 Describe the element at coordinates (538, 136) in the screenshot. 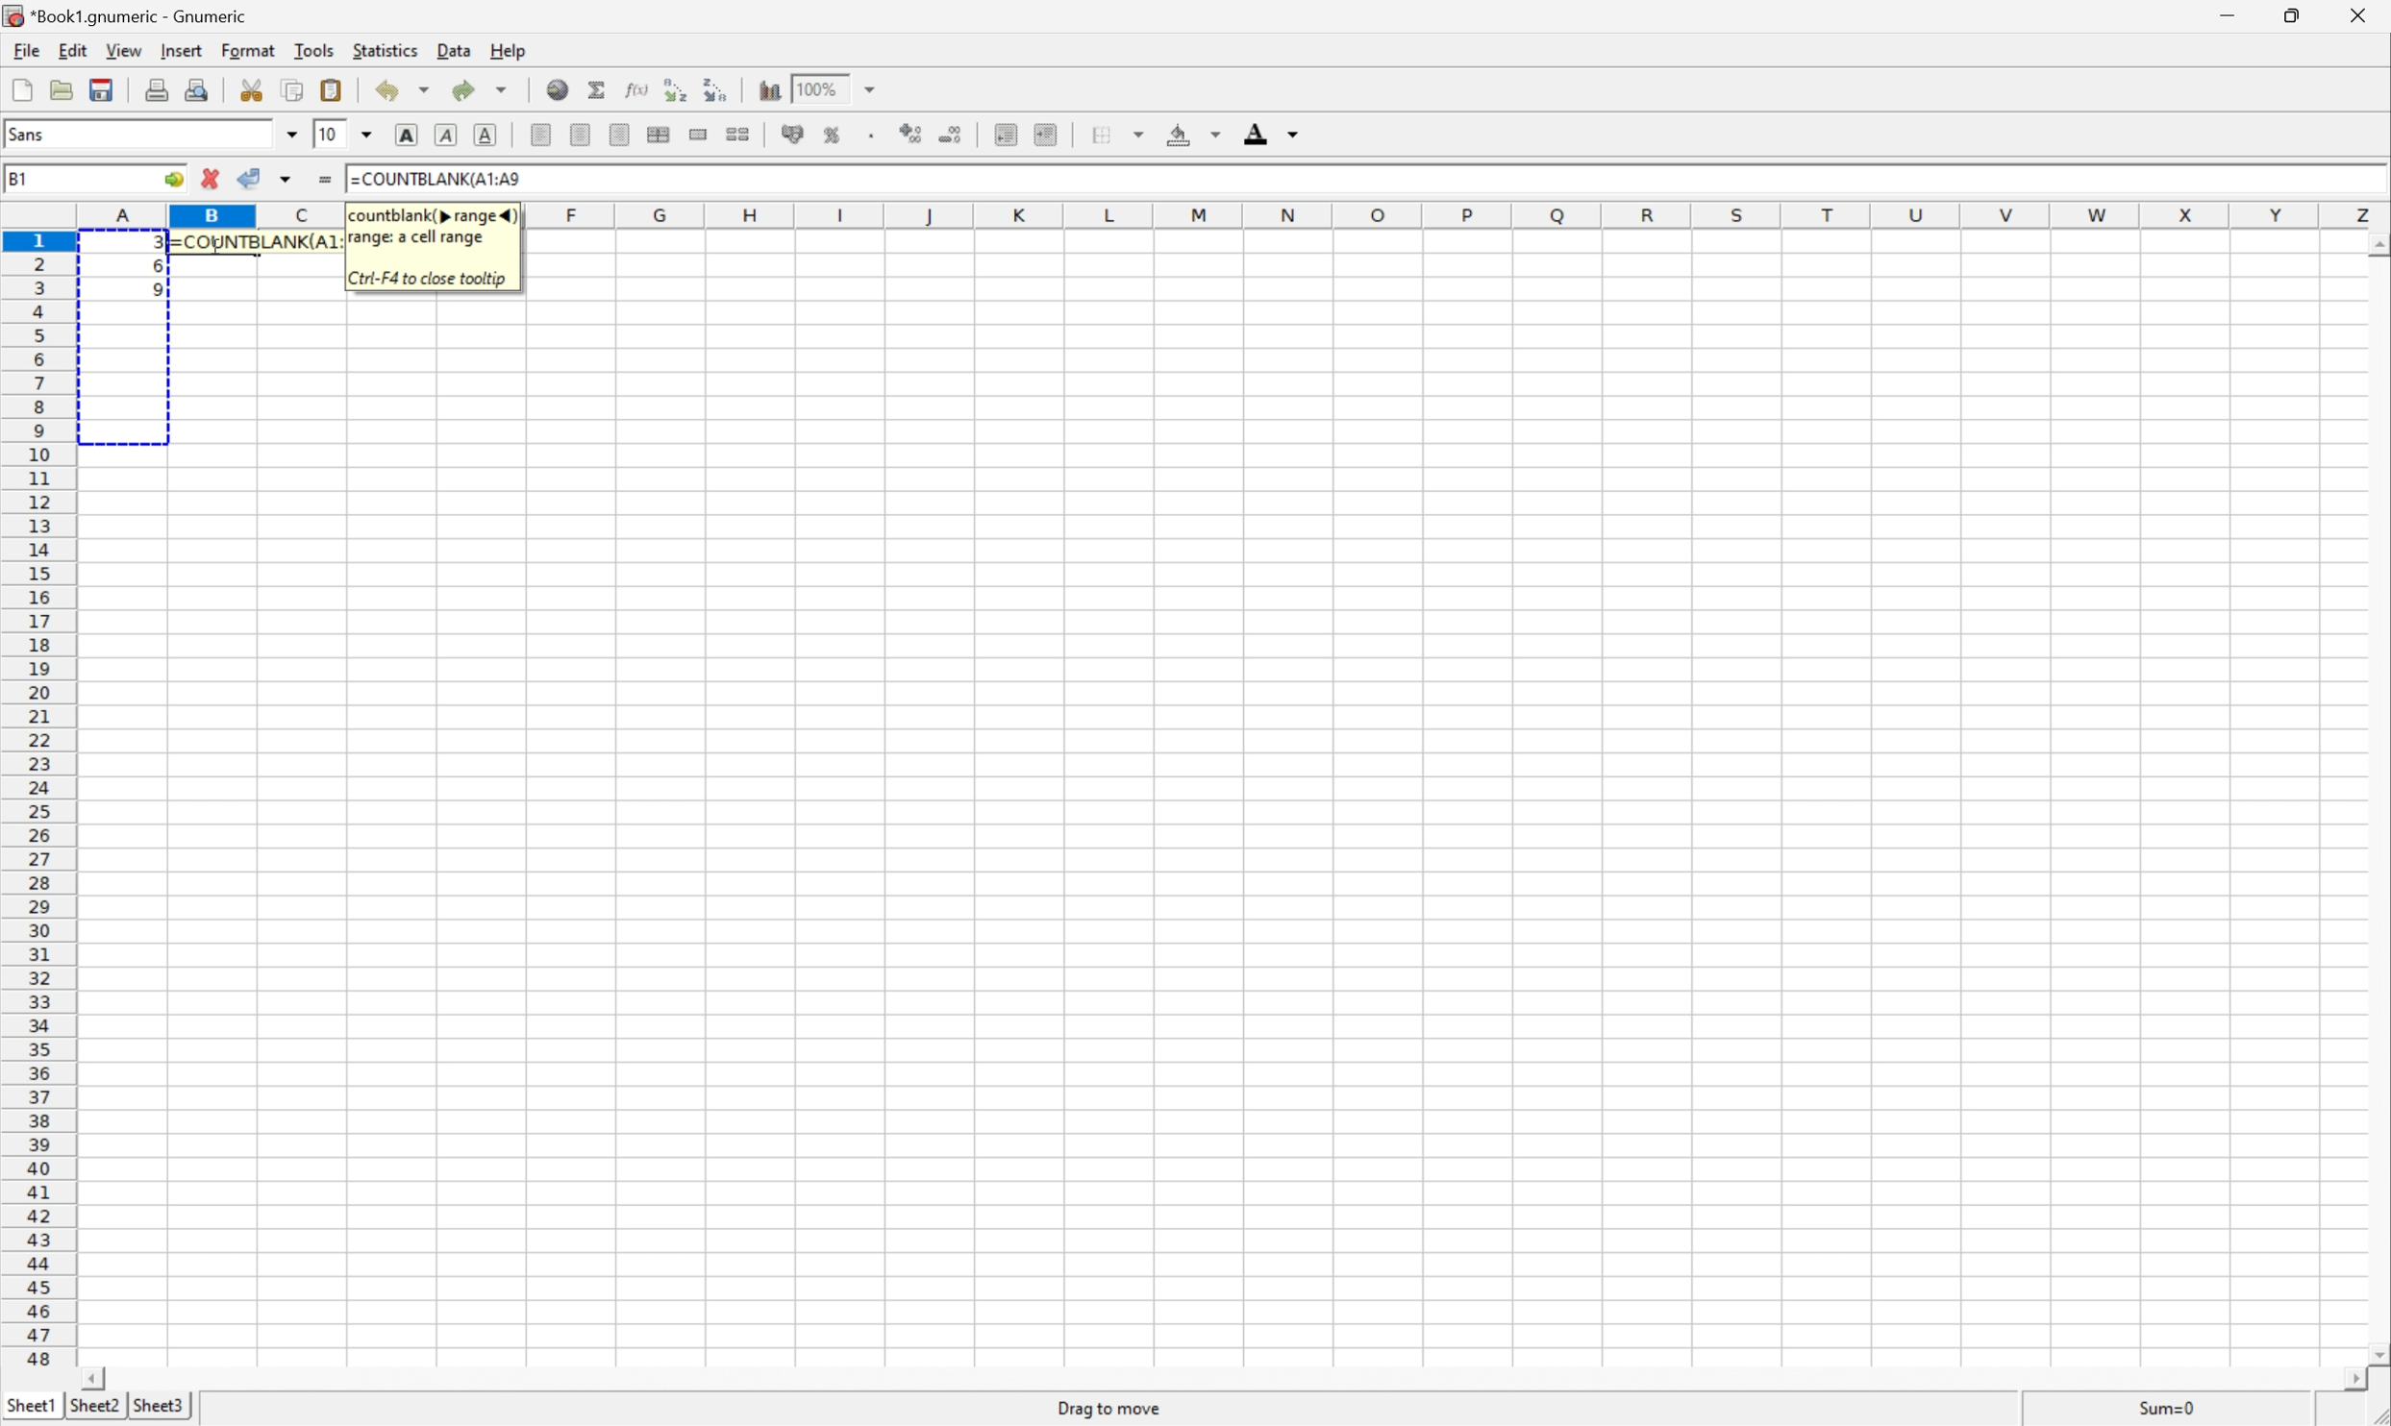

I see `Align Left` at that location.